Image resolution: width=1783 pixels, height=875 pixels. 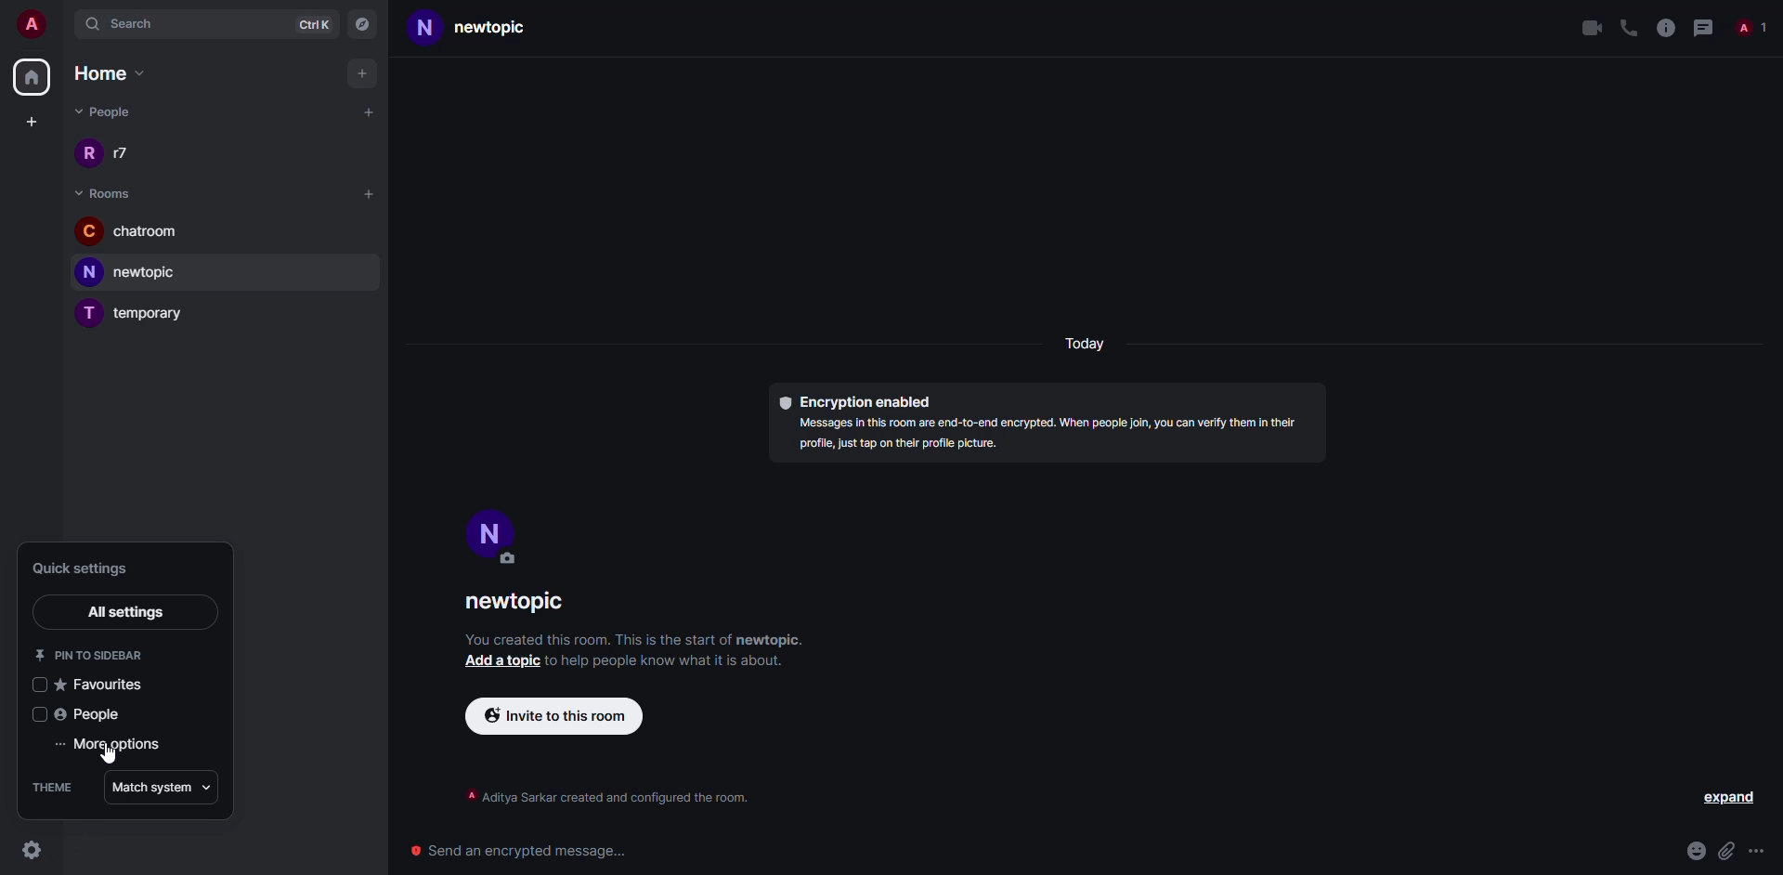 I want to click on room, so click(x=143, y=232).